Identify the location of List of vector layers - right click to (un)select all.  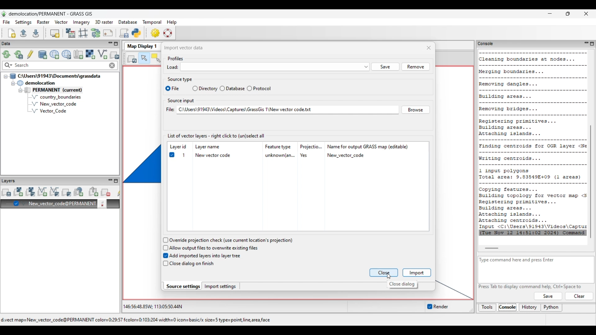
(217, 136).